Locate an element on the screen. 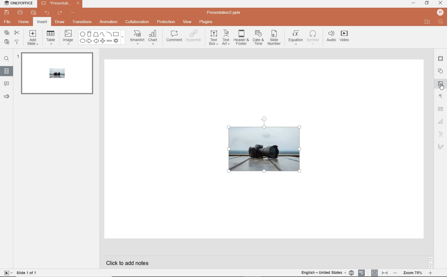 This screenshot has width=447, height=277. add slide is located at coordinates (33, 38).